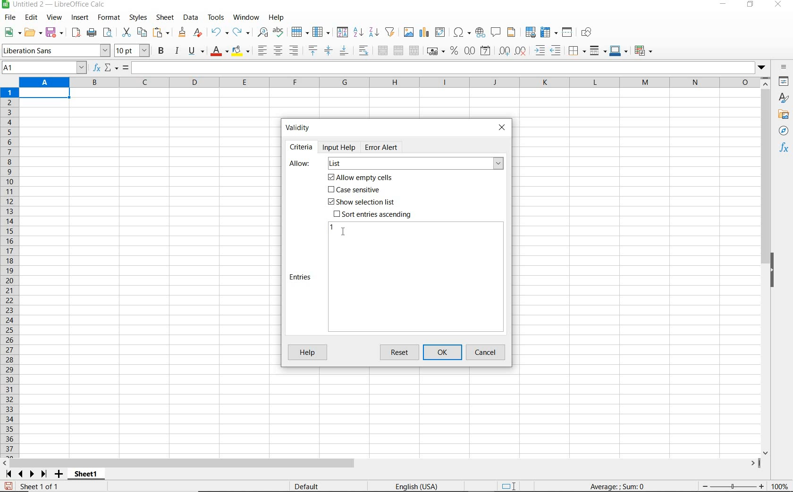 This screenshot has width=793, height=492. What do you see at coordinates (306, 353) in the screenshot?
I see `Help` at bounding box center [306, 353].